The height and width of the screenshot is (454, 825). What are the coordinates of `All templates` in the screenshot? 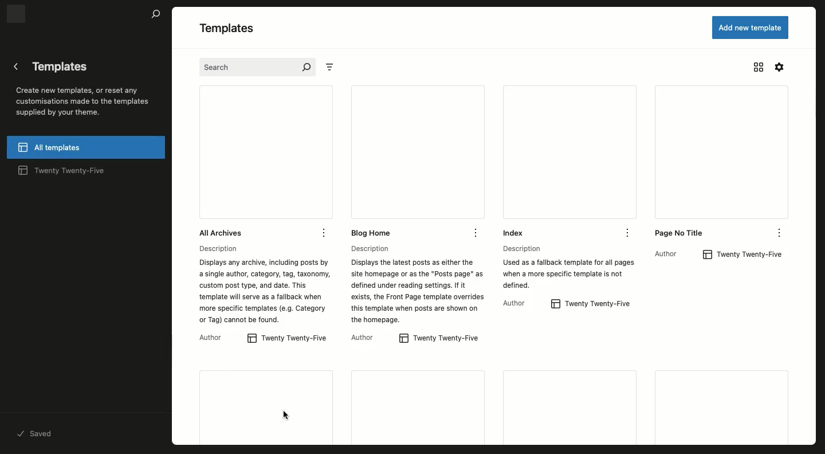 It's located at (87, 147).